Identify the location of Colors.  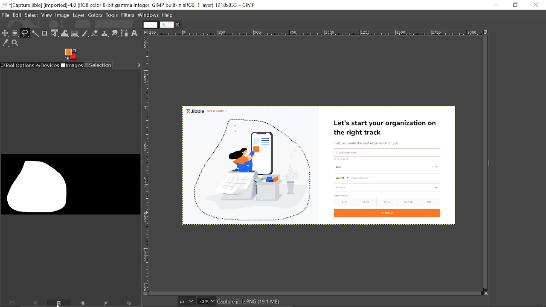
(96, 15).